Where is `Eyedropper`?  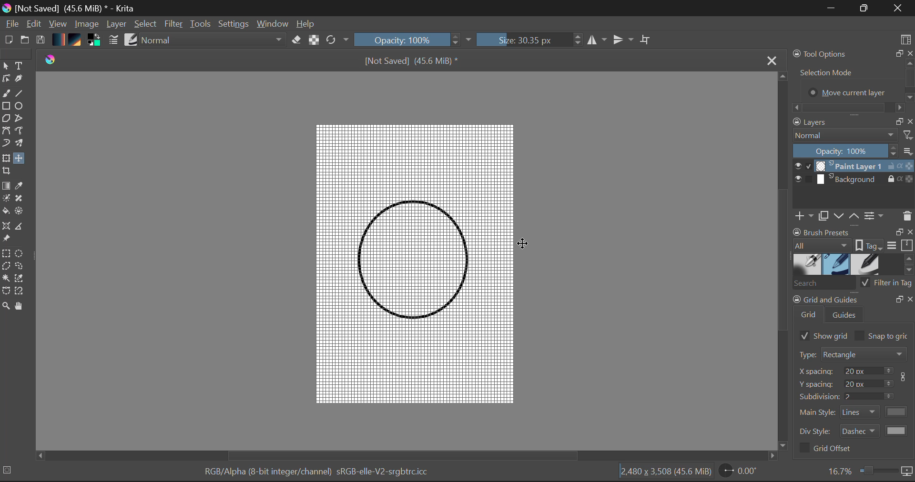
Eyedropper is located at coordinates (21, 187).